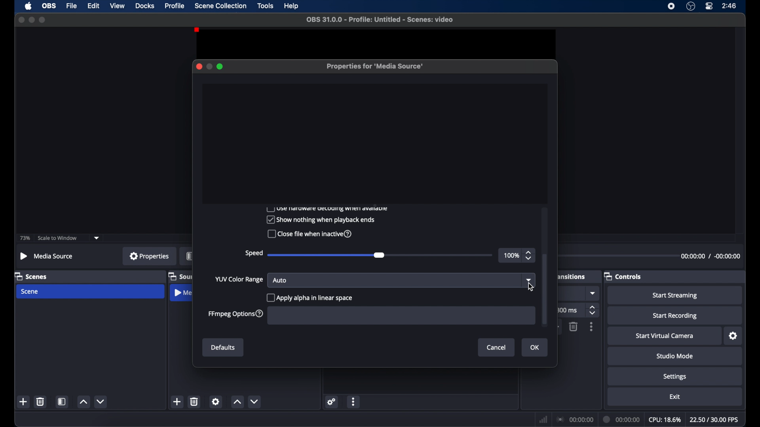  What do you see at coordinates (593, 311) in the screenshot?
I see `stepper buttons` at bounding box center [593, 311].